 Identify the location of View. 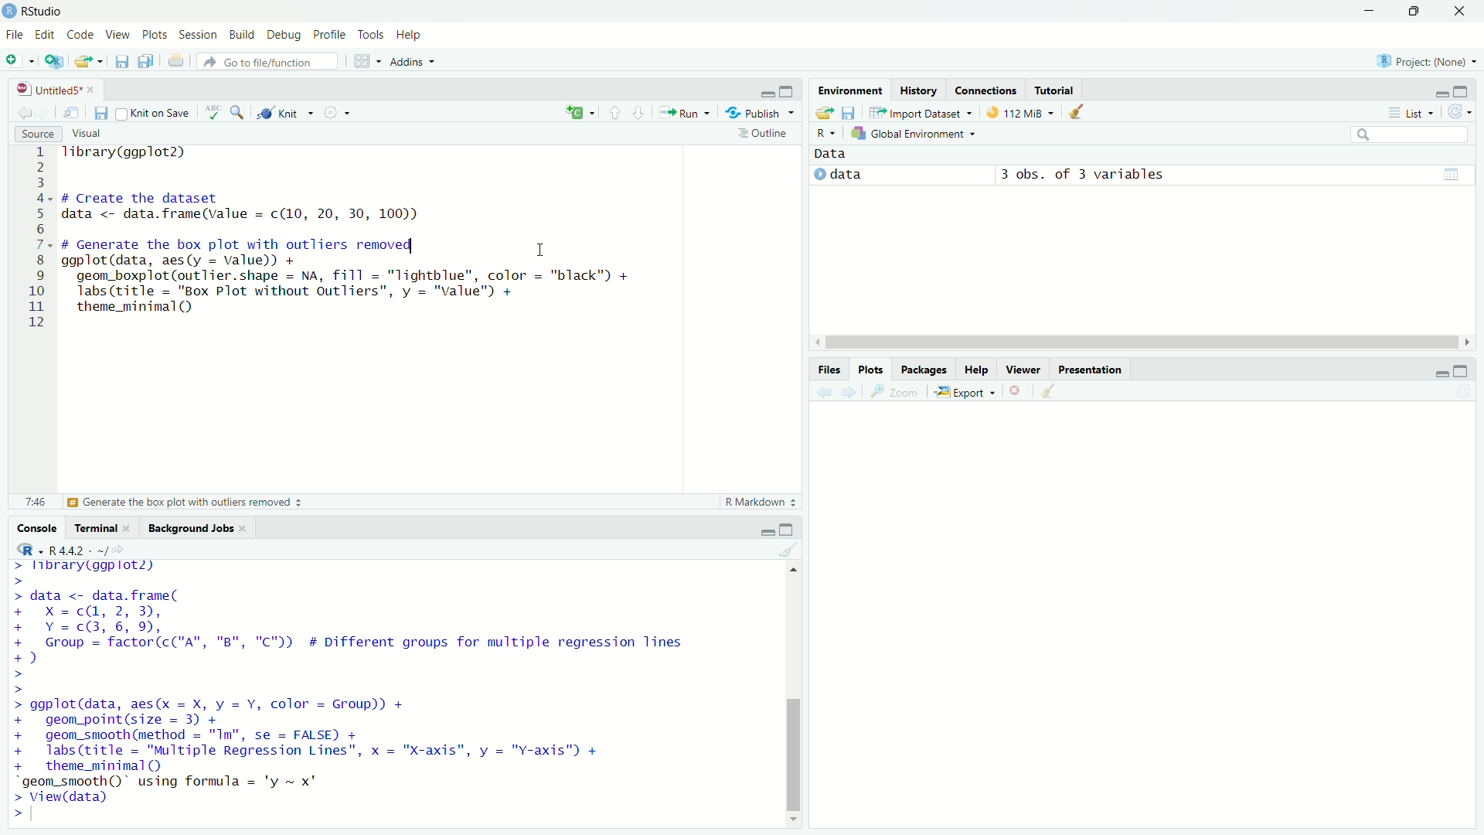
(116, 36).